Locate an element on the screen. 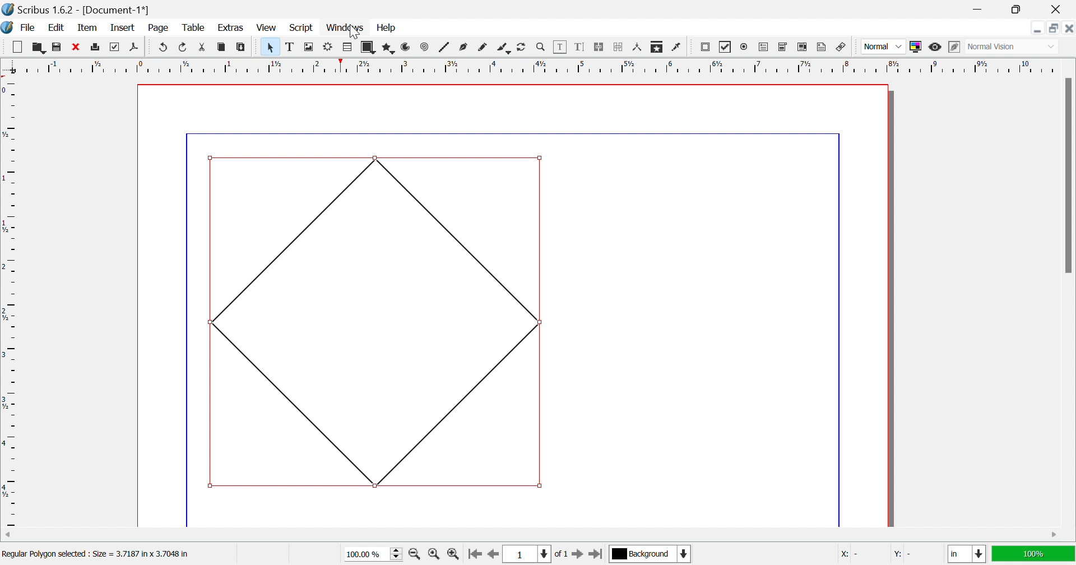 The width and height of the screenshot is (1076, 565). Unlink text frames is located at coordinates (618, 47).